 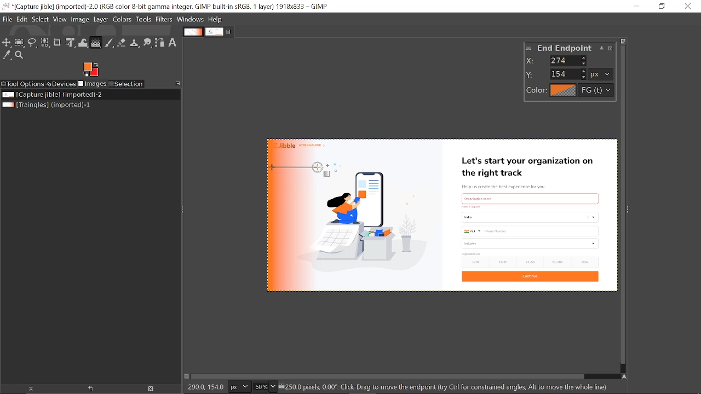 I want to click on Help, so click(x=216, y=19).